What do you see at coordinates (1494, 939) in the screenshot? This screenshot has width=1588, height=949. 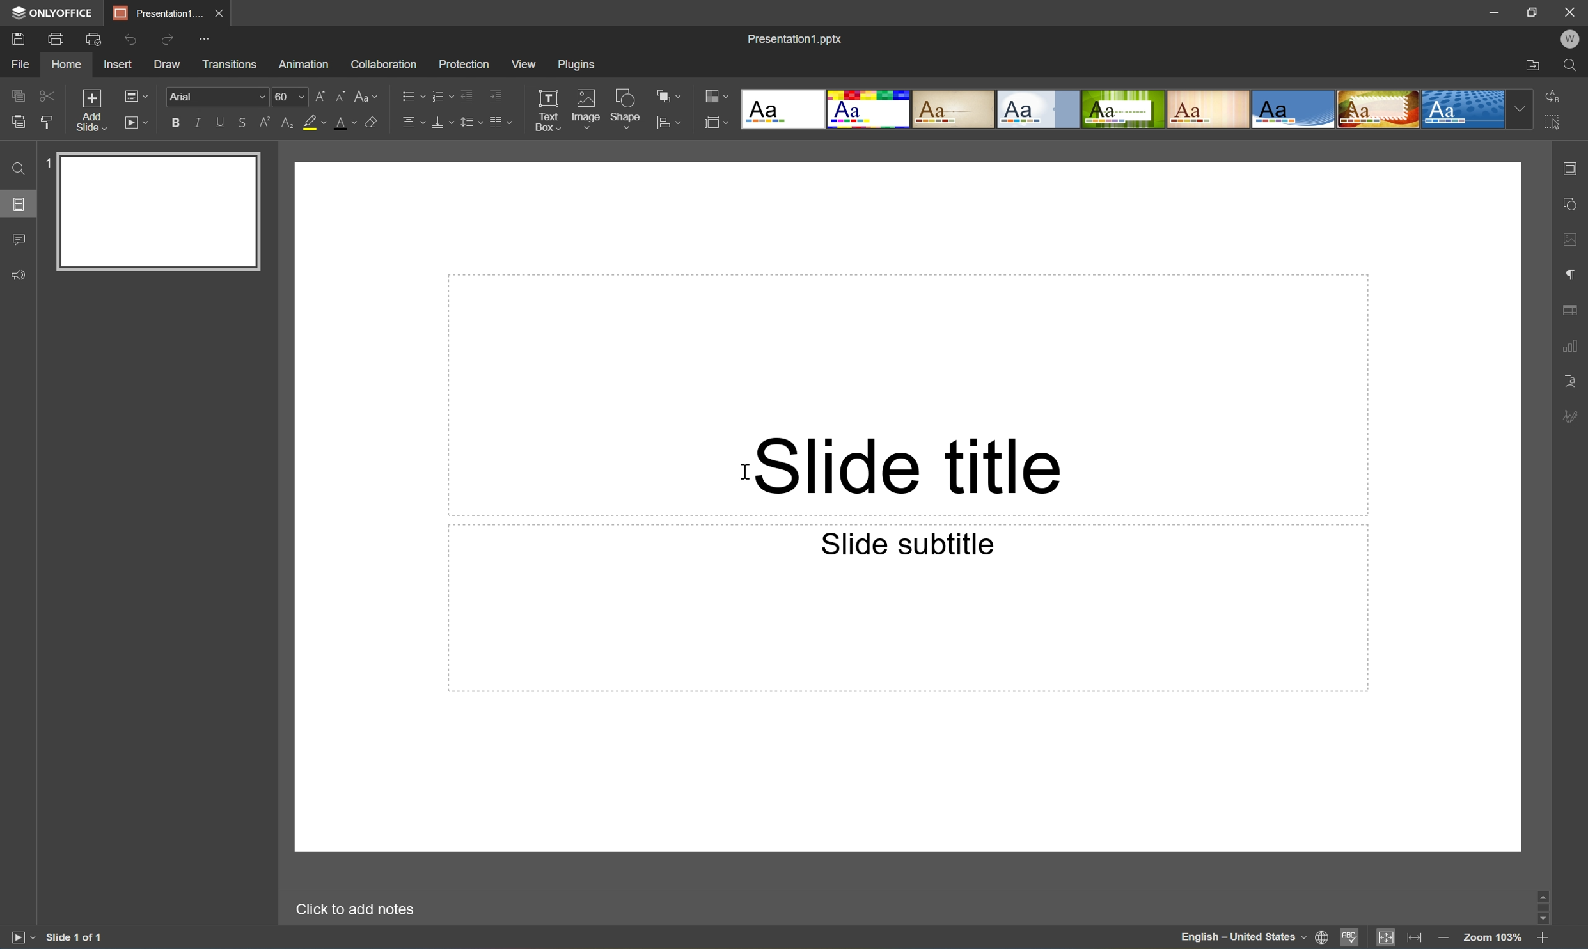 I see `Zoom 103%` at bounding box center [1494, 939].